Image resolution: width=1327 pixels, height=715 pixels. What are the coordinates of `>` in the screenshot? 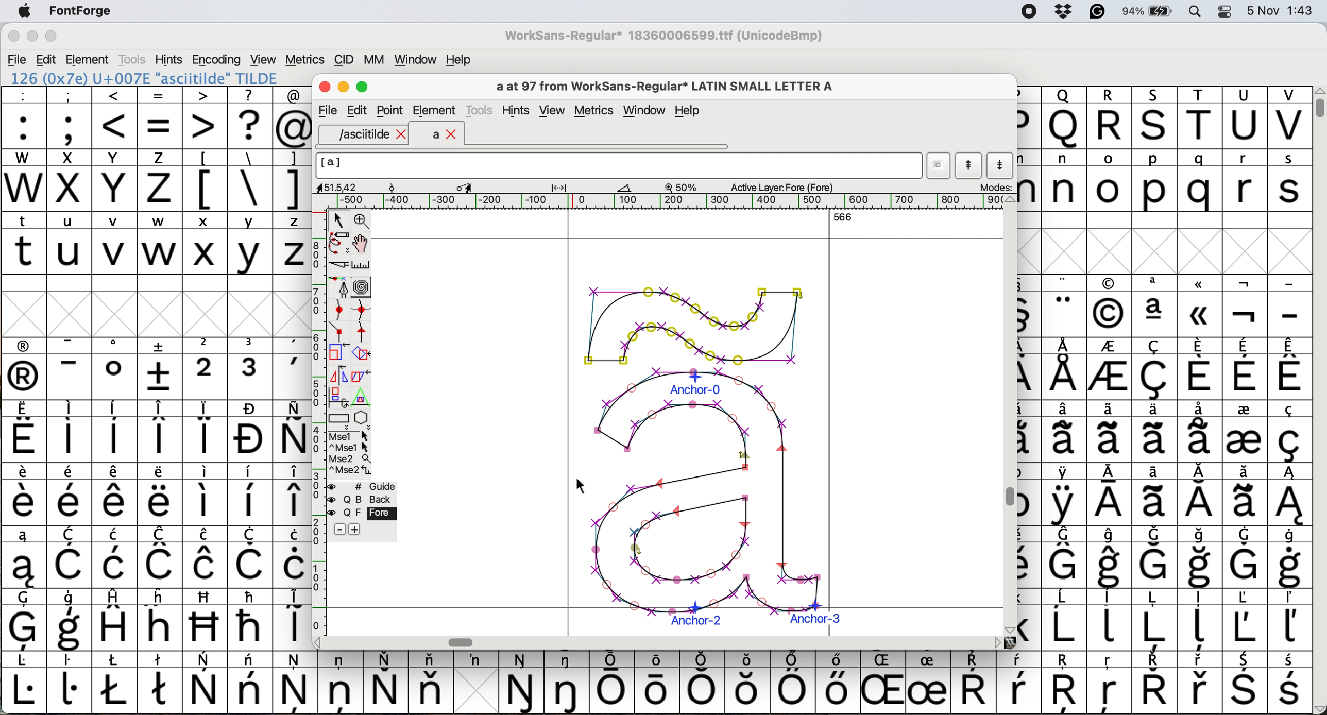 It's located at (206, 117).